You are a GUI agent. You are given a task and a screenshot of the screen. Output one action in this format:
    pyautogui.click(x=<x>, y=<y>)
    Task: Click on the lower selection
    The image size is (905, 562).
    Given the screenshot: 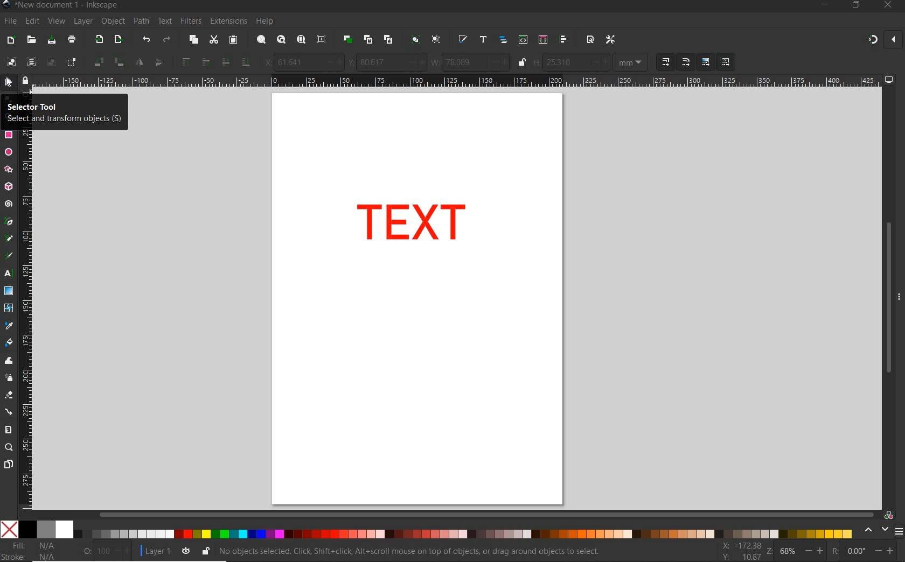 What is the action you would take?
    pyautogui.click(x=234, y=62)
    